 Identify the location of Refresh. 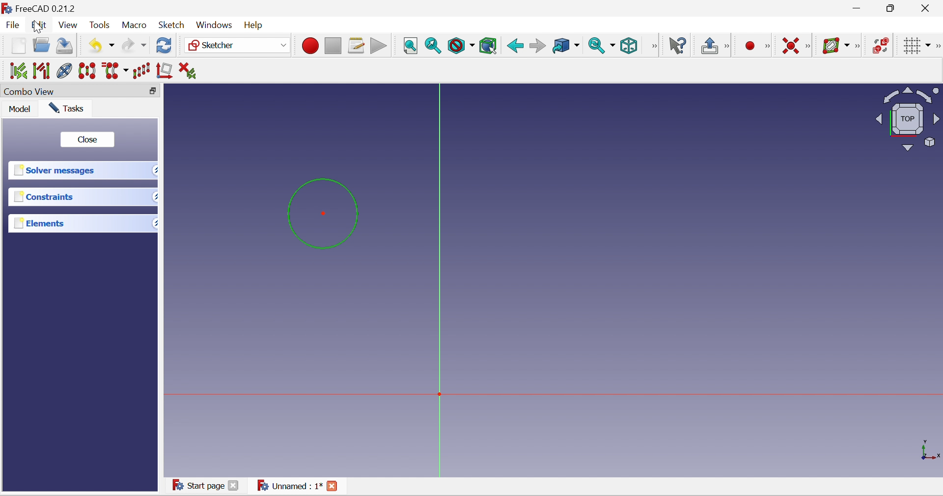
(166, 46).